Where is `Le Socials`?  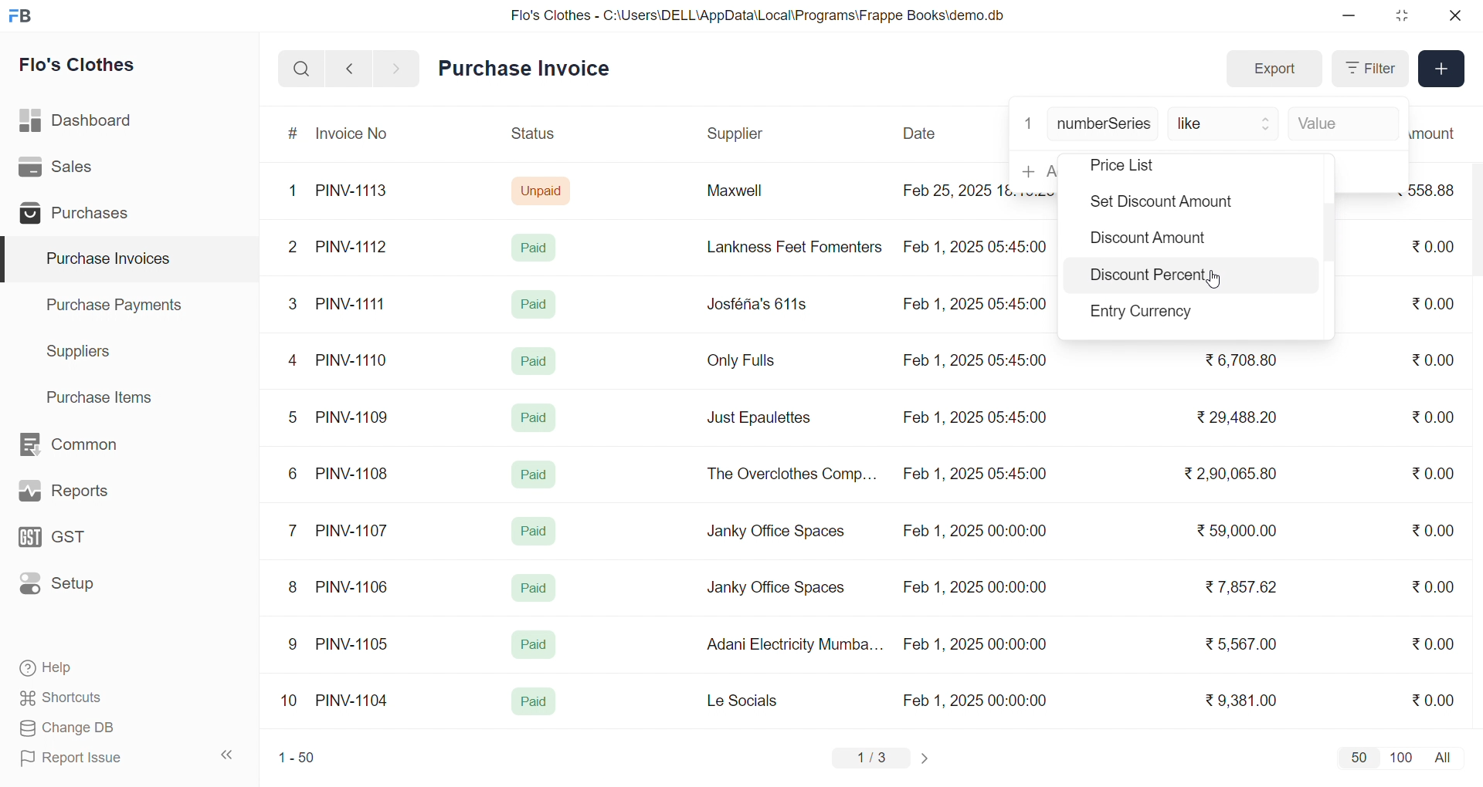 Le Socials is located at coordinates (755, 700).